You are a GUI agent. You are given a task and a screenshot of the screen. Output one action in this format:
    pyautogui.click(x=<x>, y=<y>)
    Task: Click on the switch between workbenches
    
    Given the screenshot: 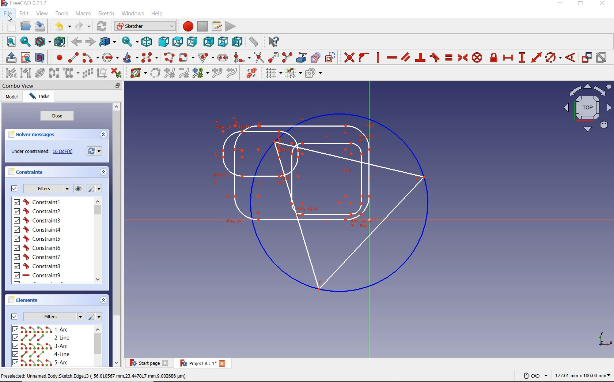 What is the action you would take?
    pyautogui.click(x=143, y=26)
    